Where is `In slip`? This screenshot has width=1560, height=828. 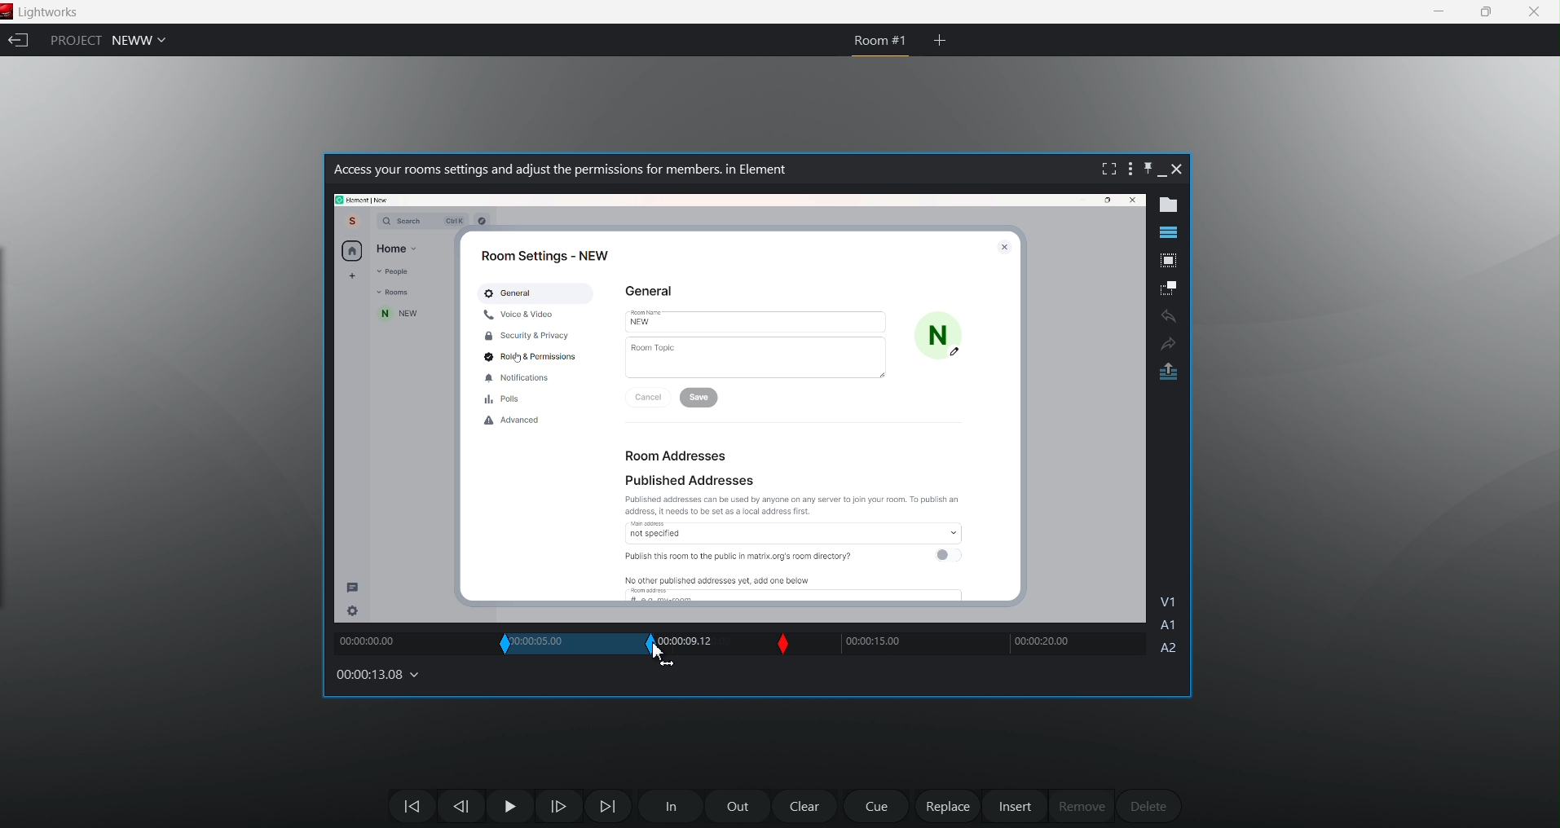 In slip is located at coordinates (506, 644).